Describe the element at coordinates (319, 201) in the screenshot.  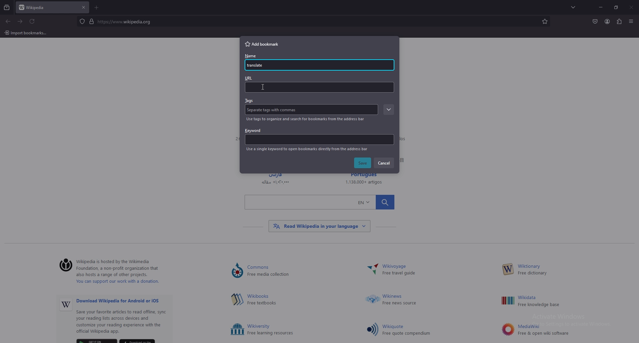
I see `` at that location.